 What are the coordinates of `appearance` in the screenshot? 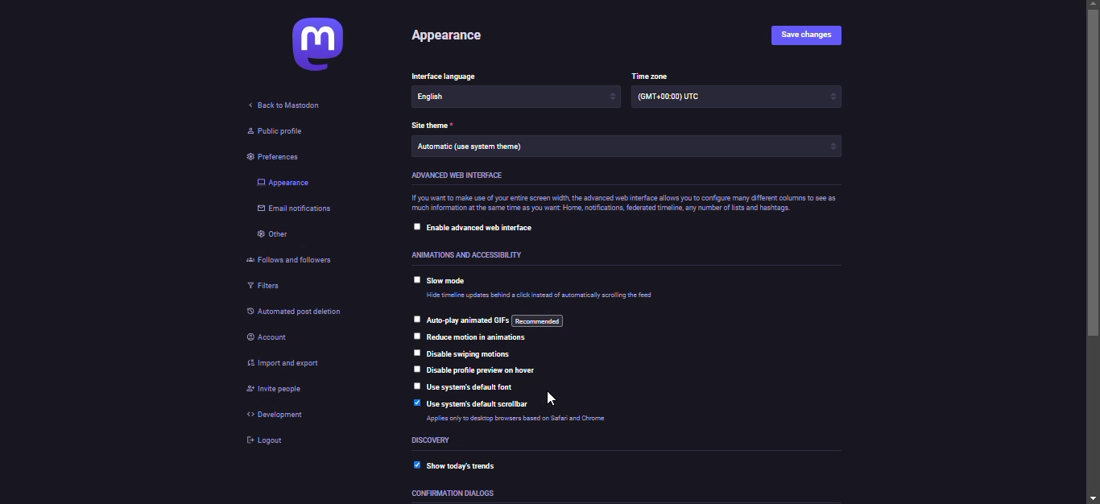 It's located at (449, 35).